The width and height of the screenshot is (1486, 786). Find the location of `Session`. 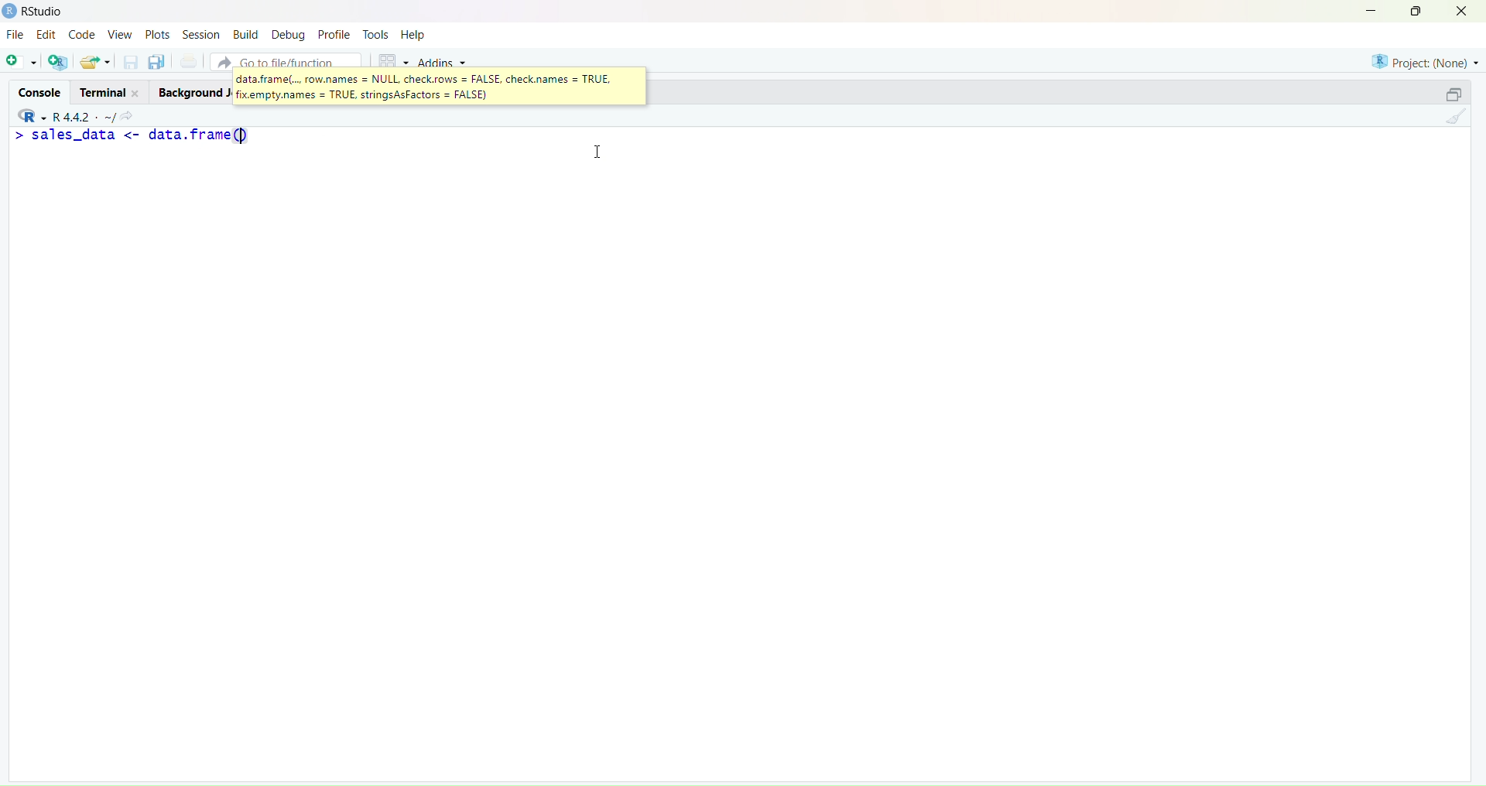

Session is located at coordinates (199, 34).